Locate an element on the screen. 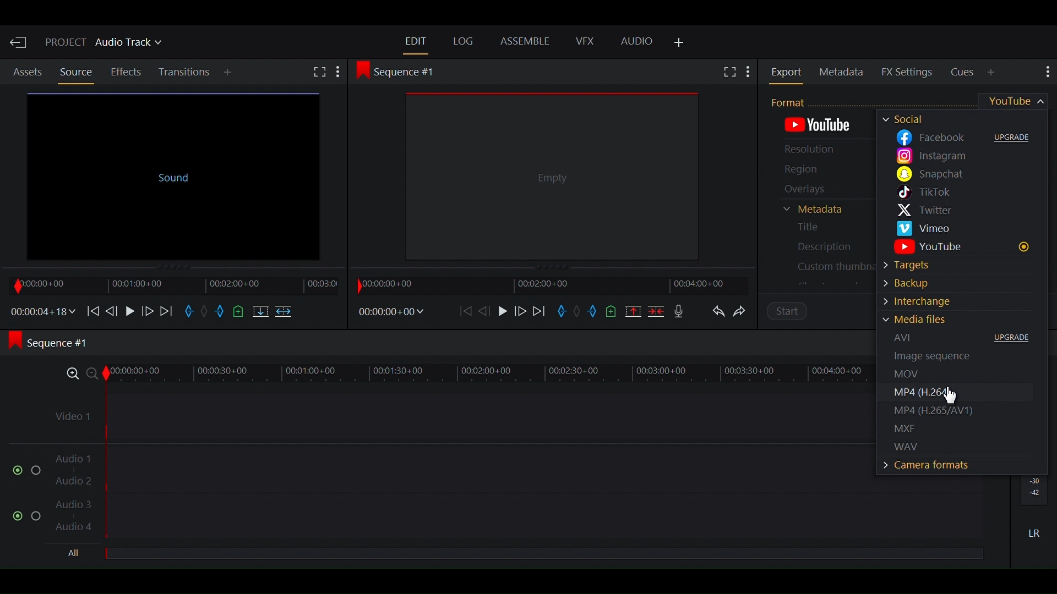 Image resolution: width=1057 pixels, height=594 pixels. Project Audio Track is located at coordinates (105, 44).